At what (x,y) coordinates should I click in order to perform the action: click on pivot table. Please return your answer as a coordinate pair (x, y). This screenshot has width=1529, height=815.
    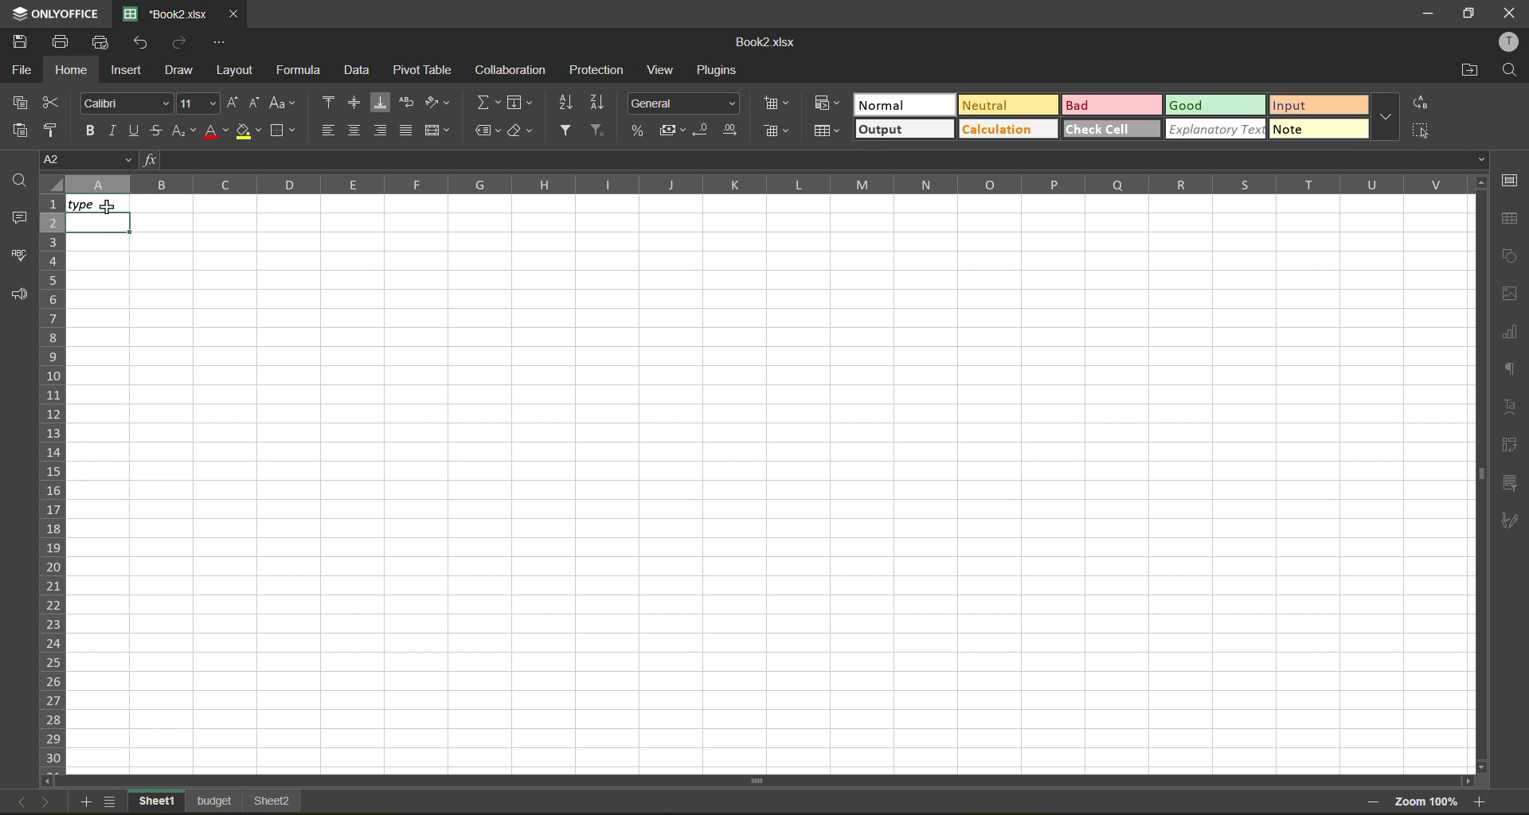
    Looking at the image, I should click on (424, 71).